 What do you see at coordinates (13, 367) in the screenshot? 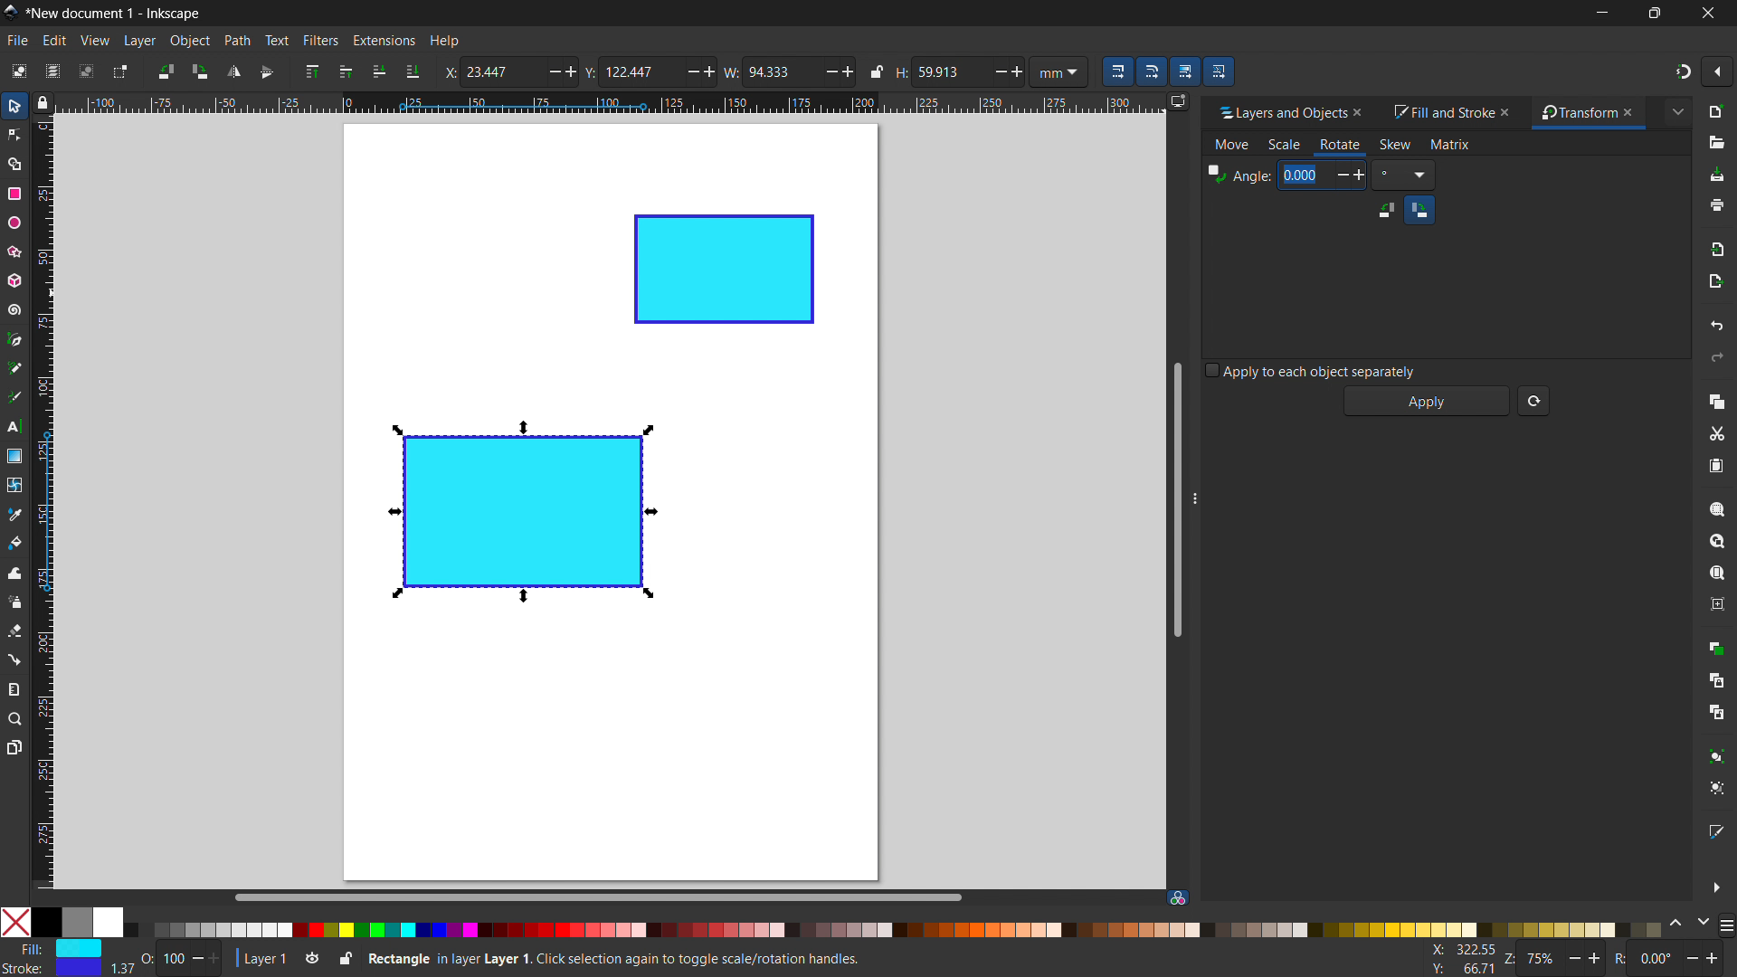
I see `pencil tool` at bounding box center [13, 367].